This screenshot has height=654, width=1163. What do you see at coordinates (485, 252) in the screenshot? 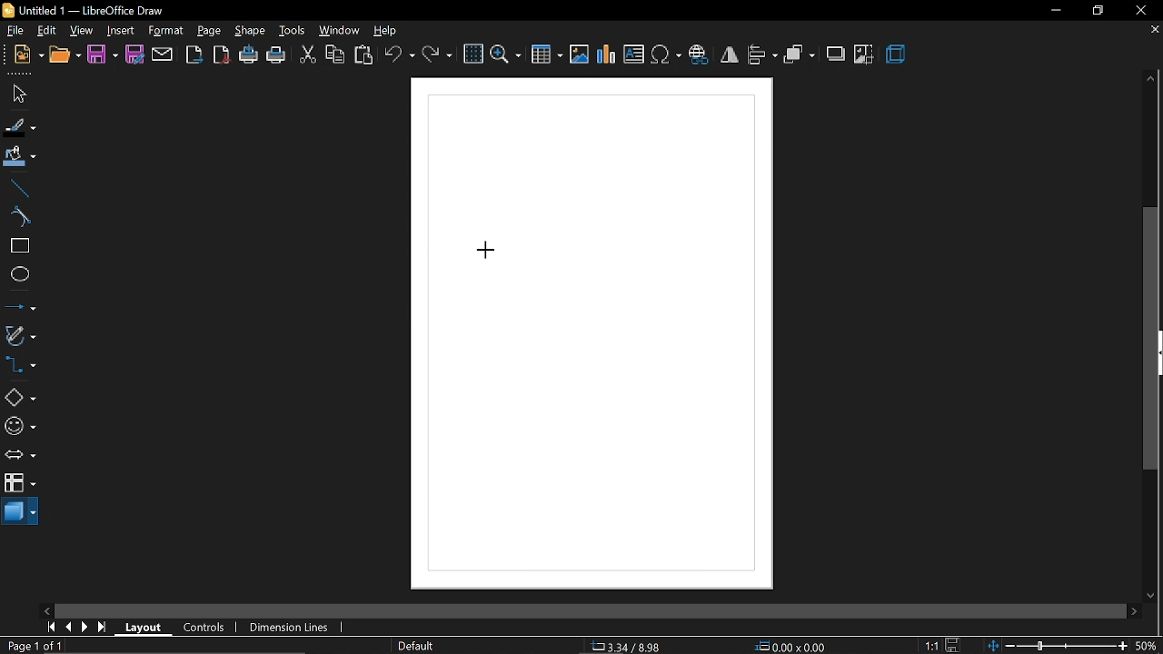
I see `Cursor` at bounding box center [485, 252].